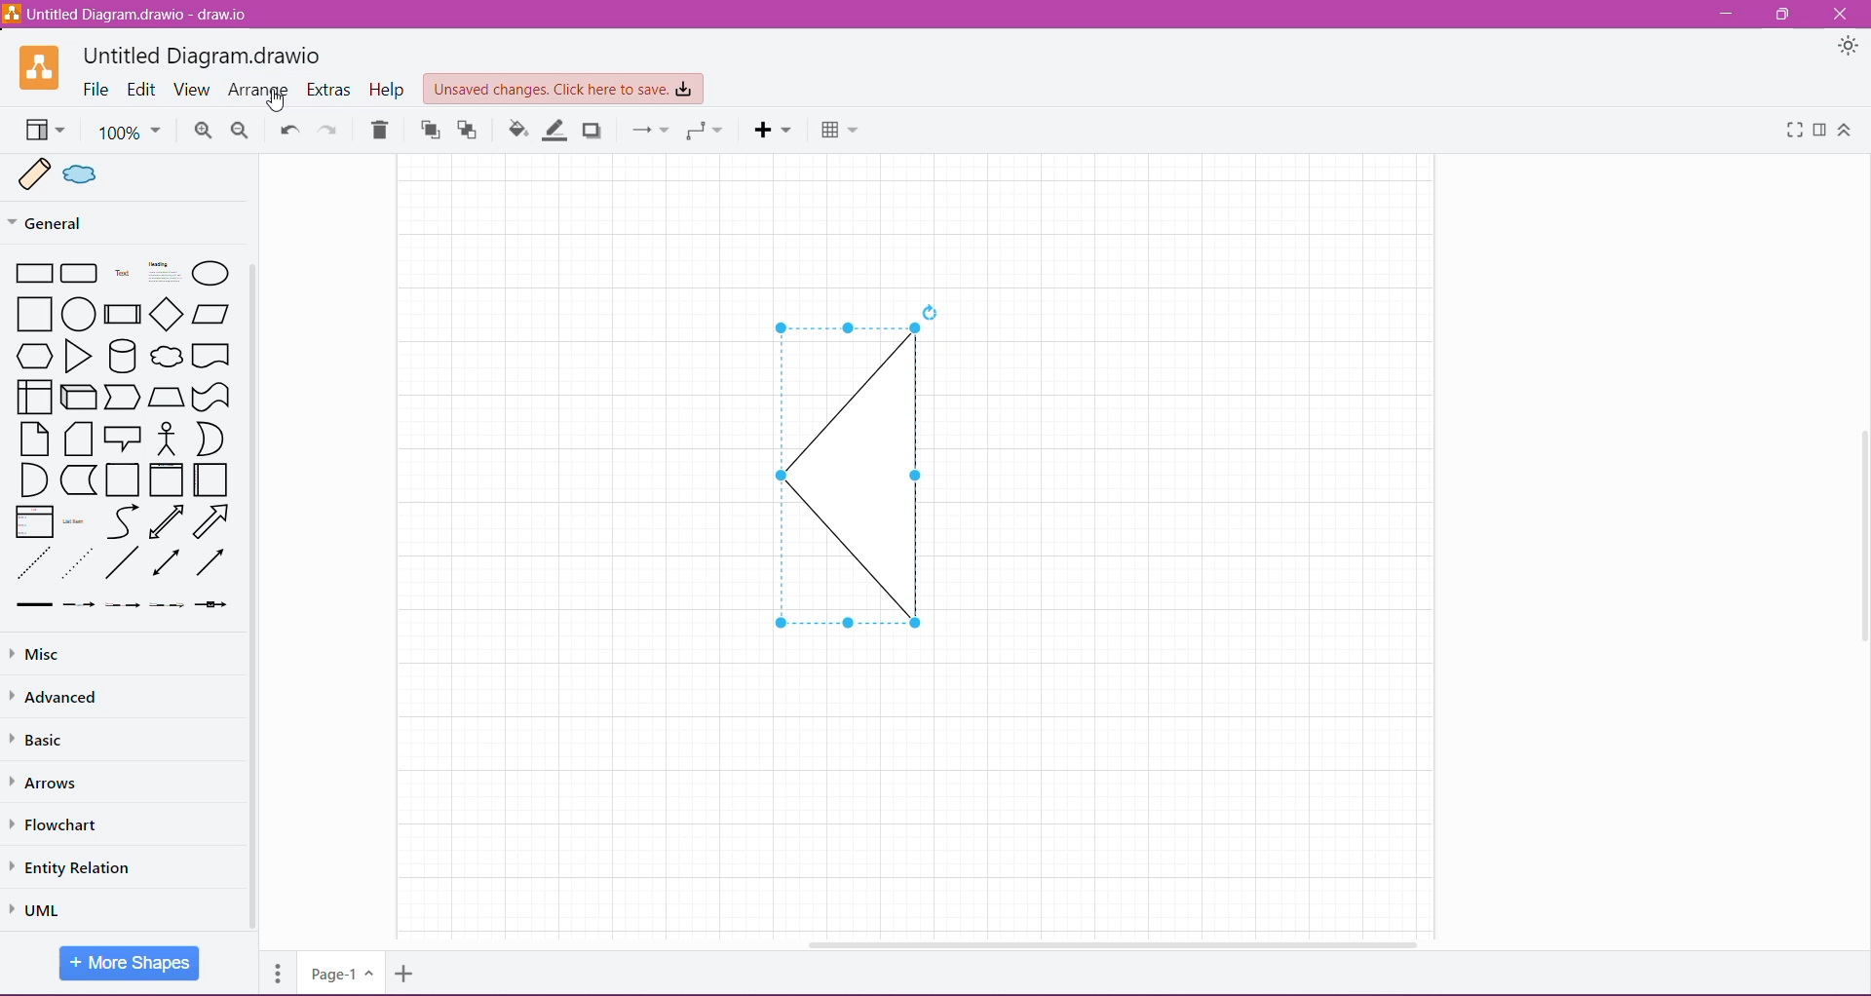 Image resolution: width=1871 pixels, height=996 pixels. I want to click on Edit, so click(142, 89).